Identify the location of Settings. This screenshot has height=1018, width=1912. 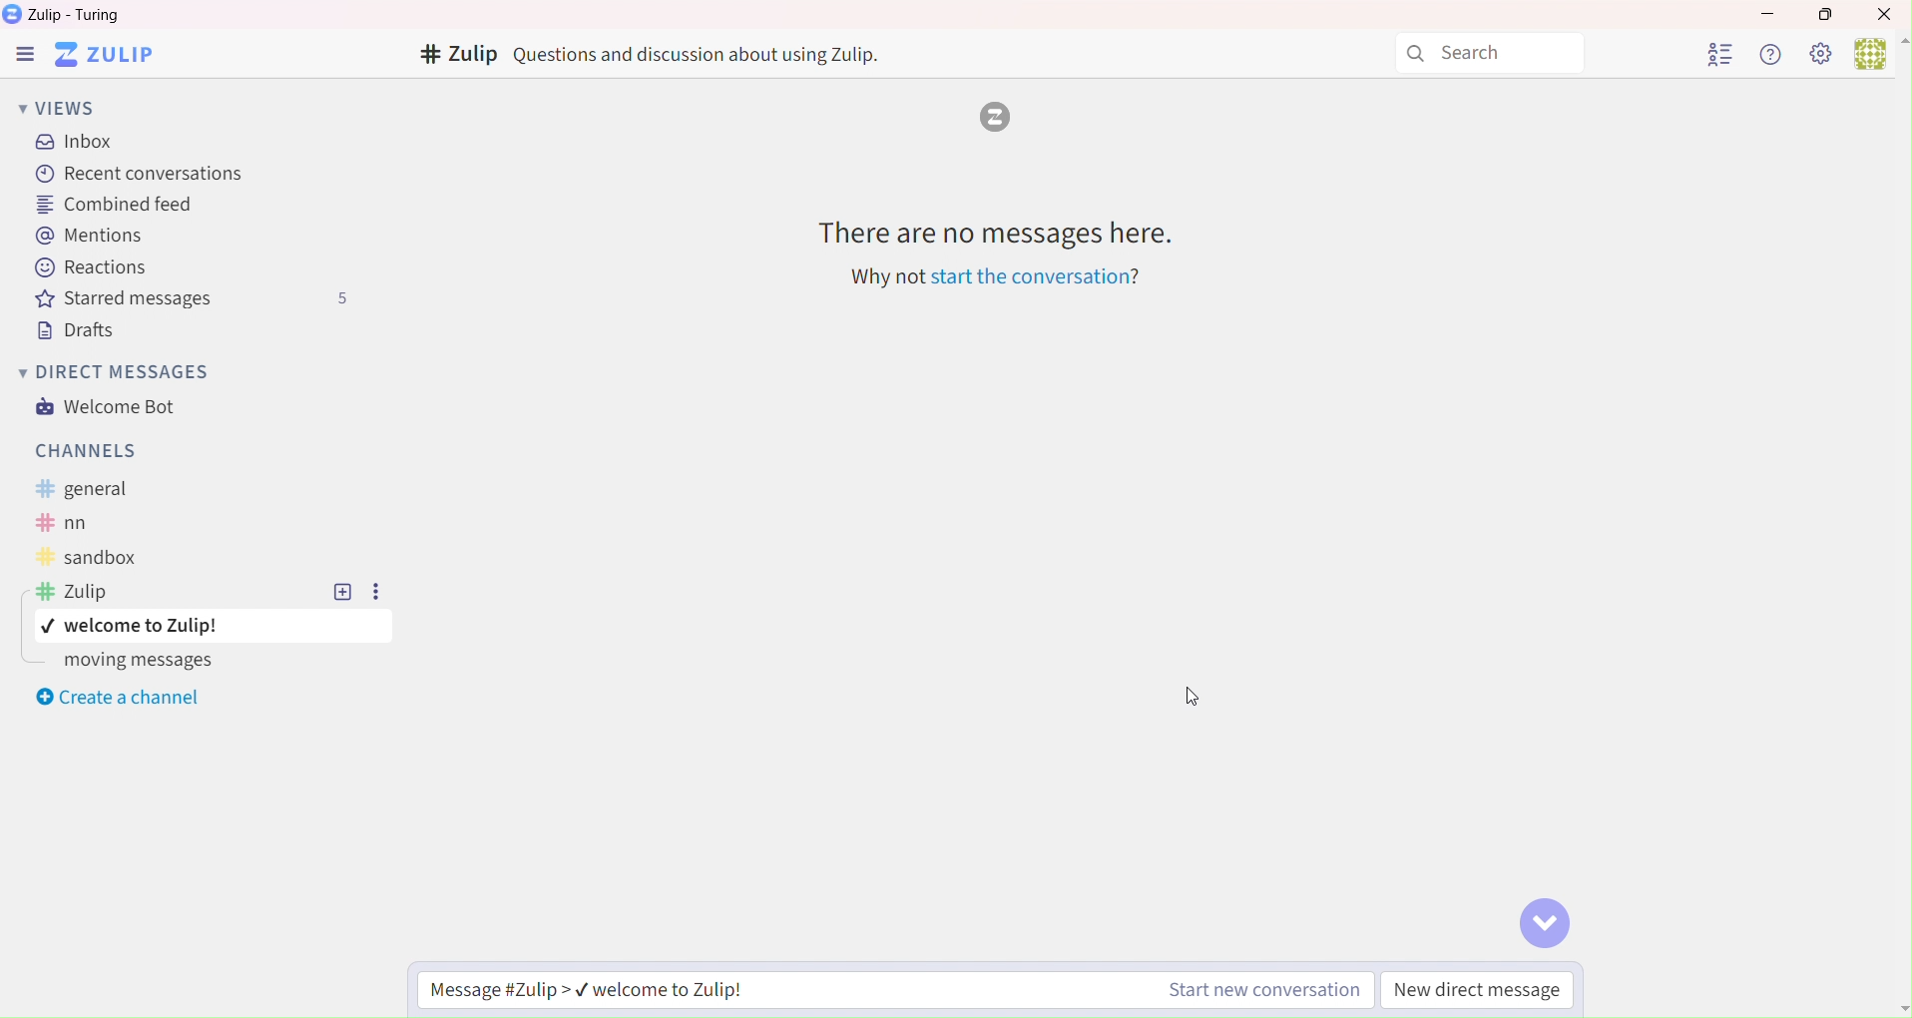
(1821, 57).